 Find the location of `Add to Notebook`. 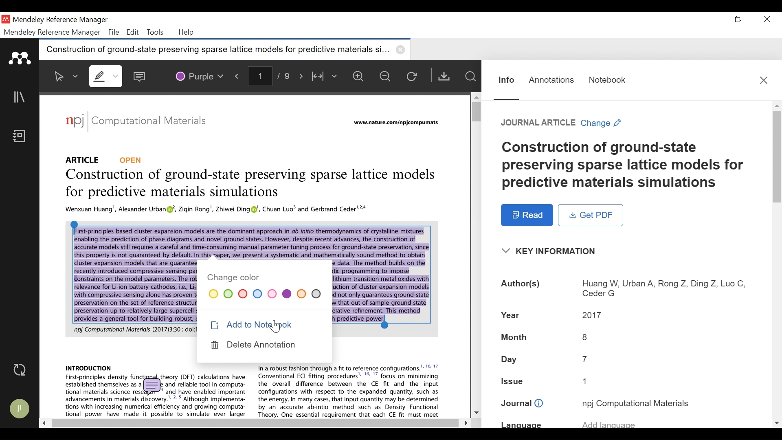

Add to Notebook is located at coordinates (252, 324).